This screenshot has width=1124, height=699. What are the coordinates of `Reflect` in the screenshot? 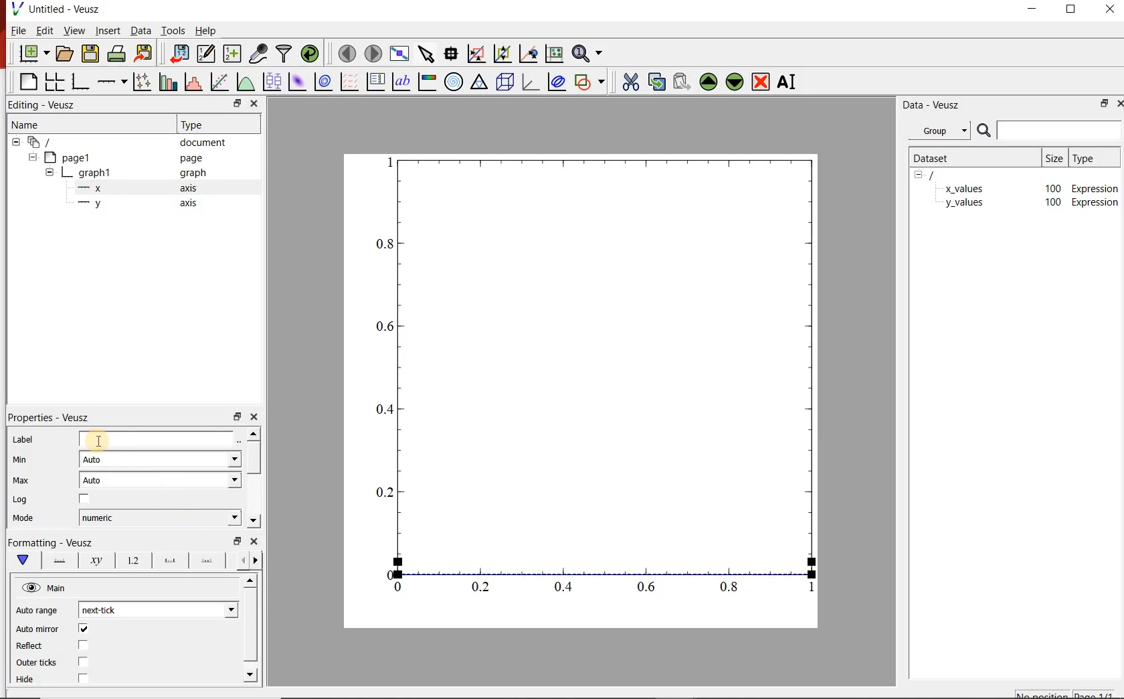 It's located at (37, 647).